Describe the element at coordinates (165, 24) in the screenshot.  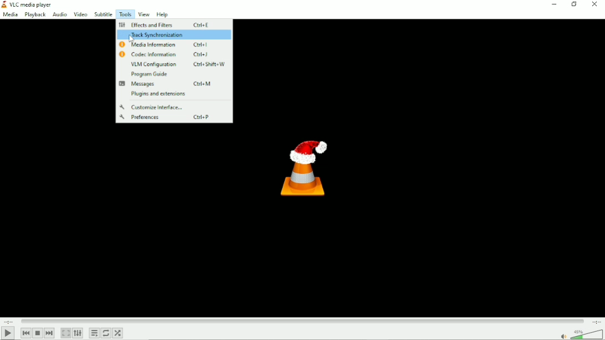
I see `effects and filters` at that location.